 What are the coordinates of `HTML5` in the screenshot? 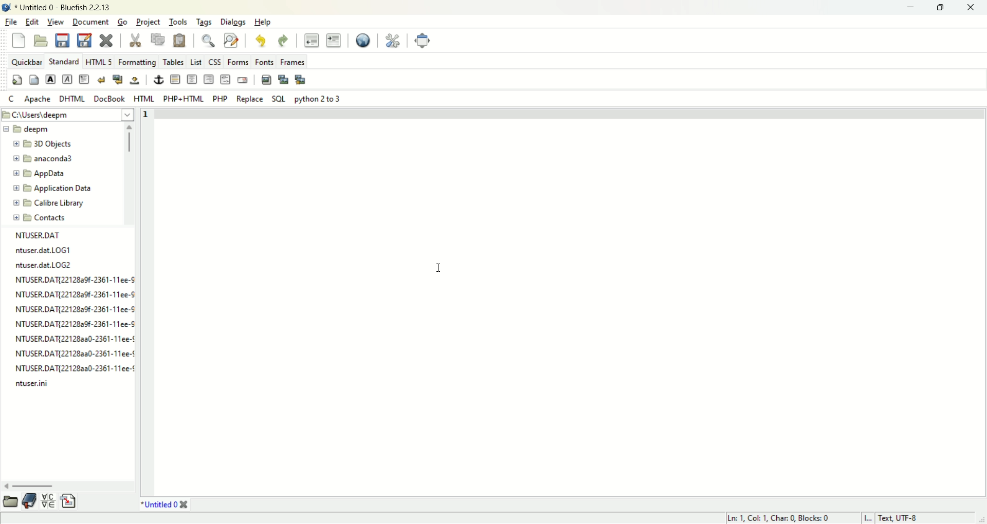 It's located at (98, 62).